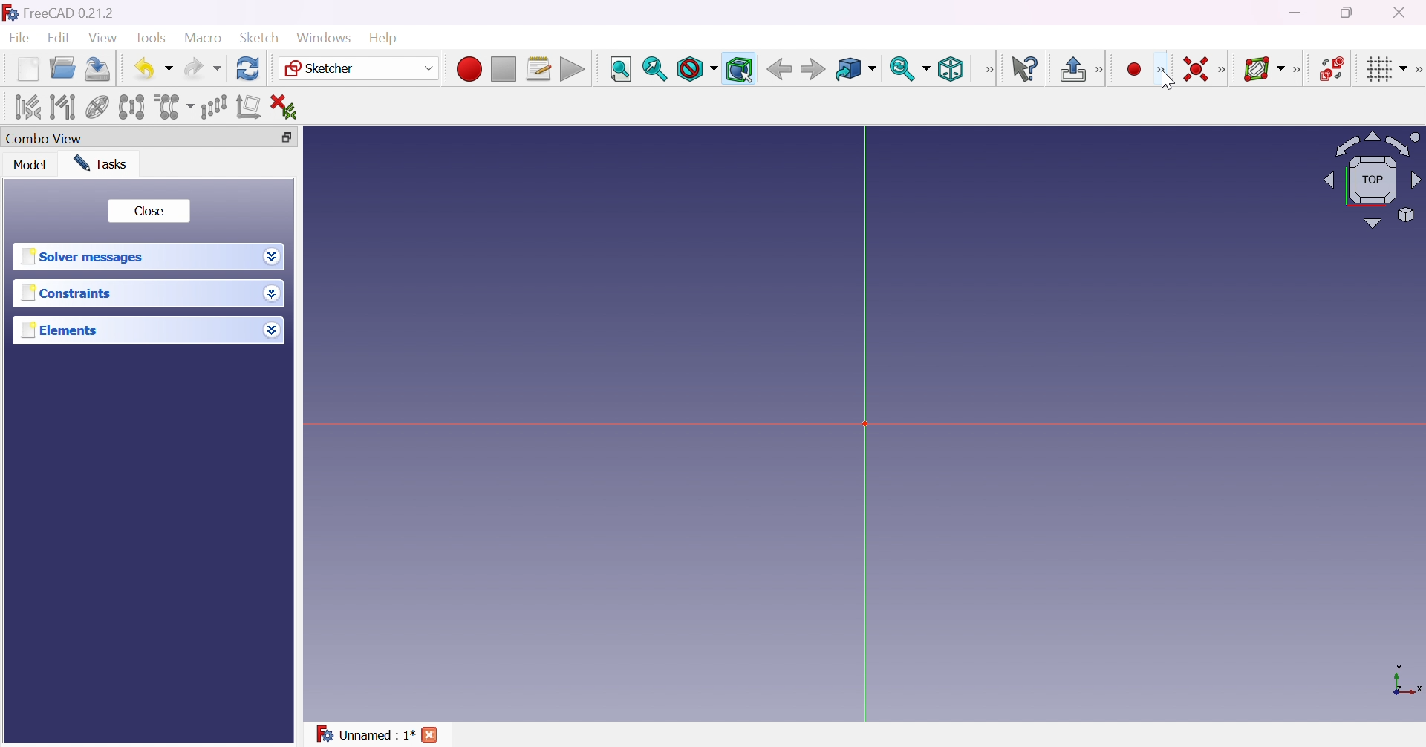  Describe the element at coordinates (1403, 11) in the screenshot. I see `Close` at that location.